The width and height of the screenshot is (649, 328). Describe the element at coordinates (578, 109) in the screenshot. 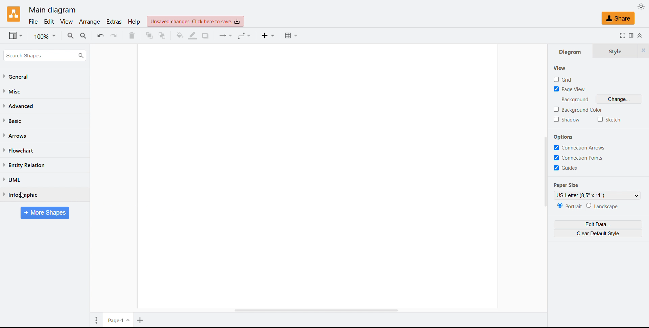

I see `Background colour ` at that location.